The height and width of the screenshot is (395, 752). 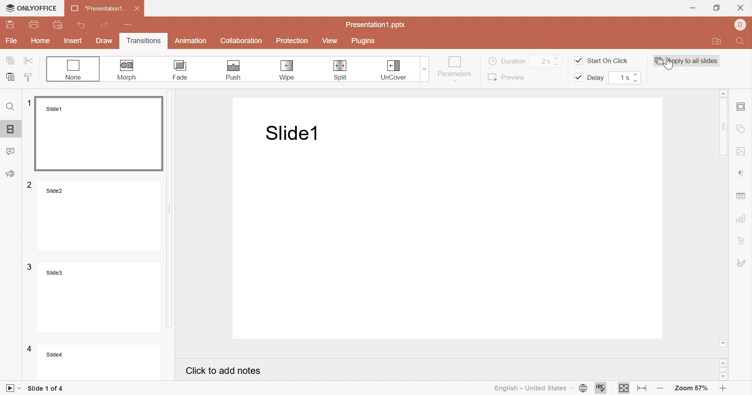 What do you see at coordinates (452, 238) in the screenshot?
I see `Presentation slide` at bounding box center [452, 238].